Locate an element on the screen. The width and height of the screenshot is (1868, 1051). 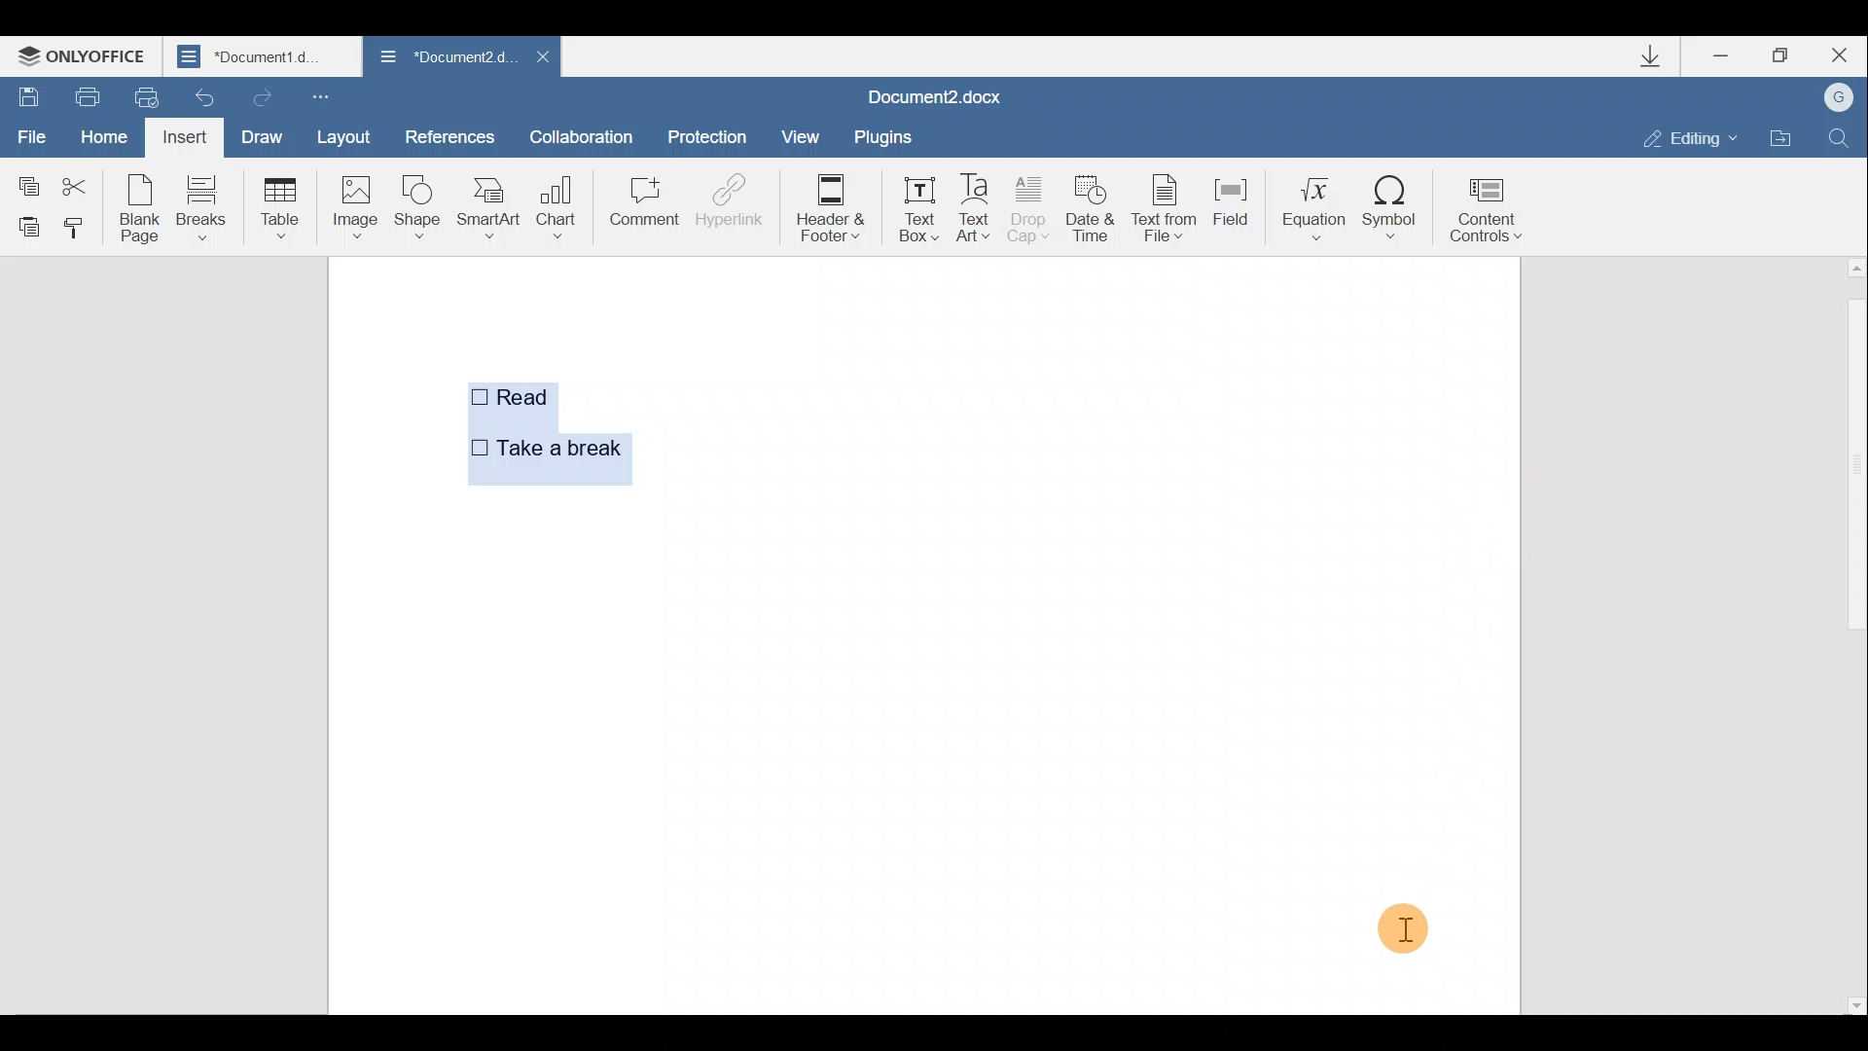
Chart is located at coordinates (560, 199).